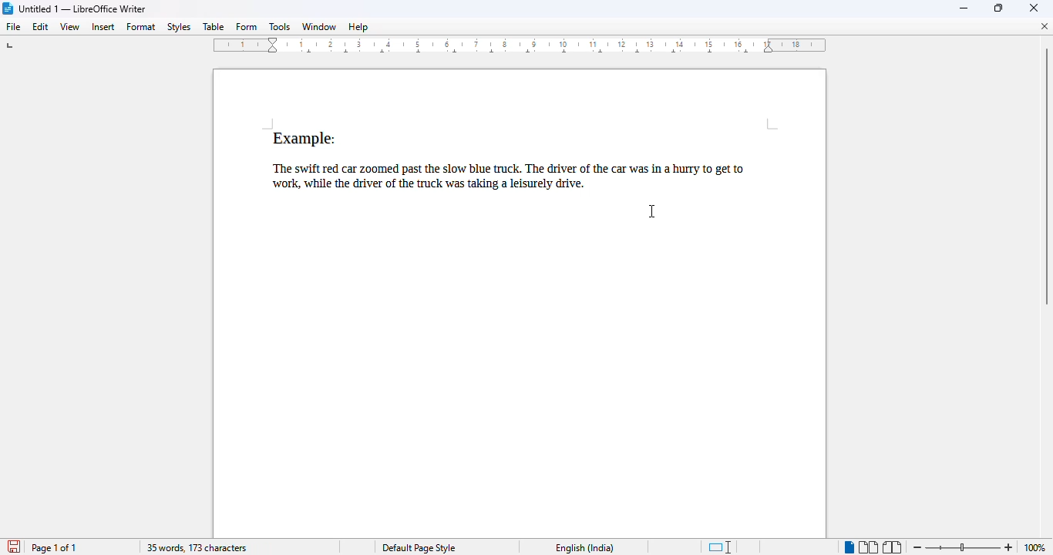 The width and height of the screenshot is (1053, 555). Describe the element at coordinates (719, 547) in the screenshot. I see `standard selection` at that location.